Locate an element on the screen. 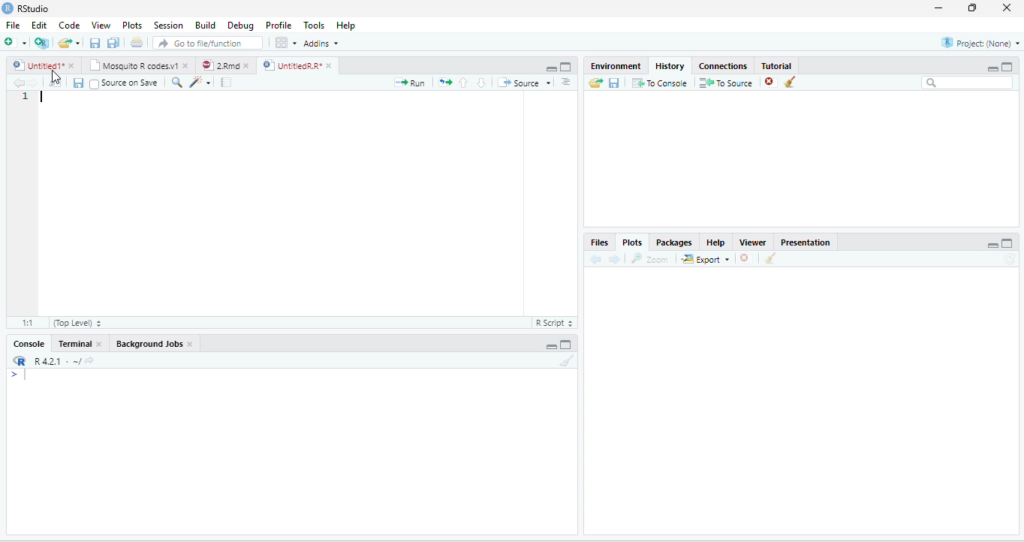 This screenshot has width=1024, height=542. Workspace panes is located at coordinates (285, 42).